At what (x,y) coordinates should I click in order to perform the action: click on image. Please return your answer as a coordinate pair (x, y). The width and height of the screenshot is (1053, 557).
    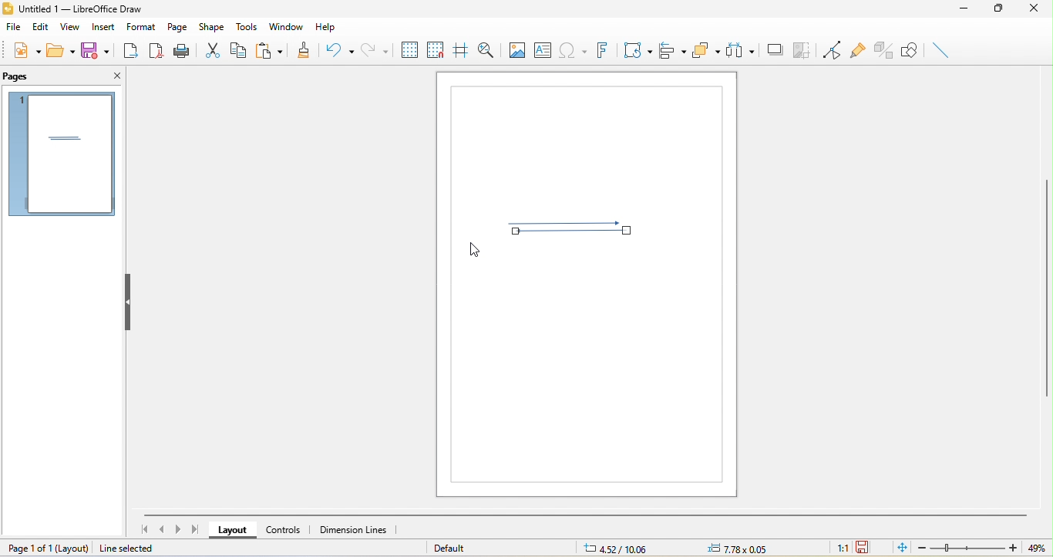
    Looking at the image, I should click on (516, 49).